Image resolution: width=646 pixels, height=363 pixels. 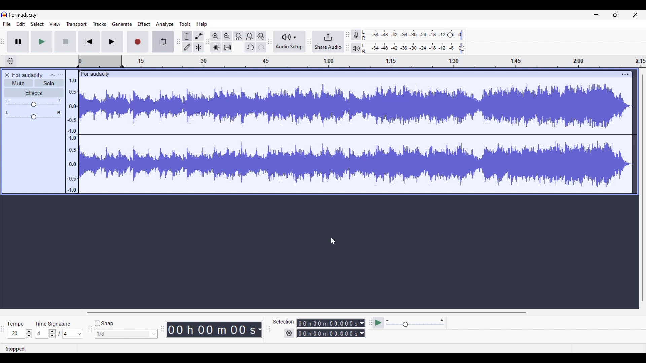 What do you see at coordinates (29, 15) in the screenshot?
I see `Audacity` at bounding box center [29, 15].